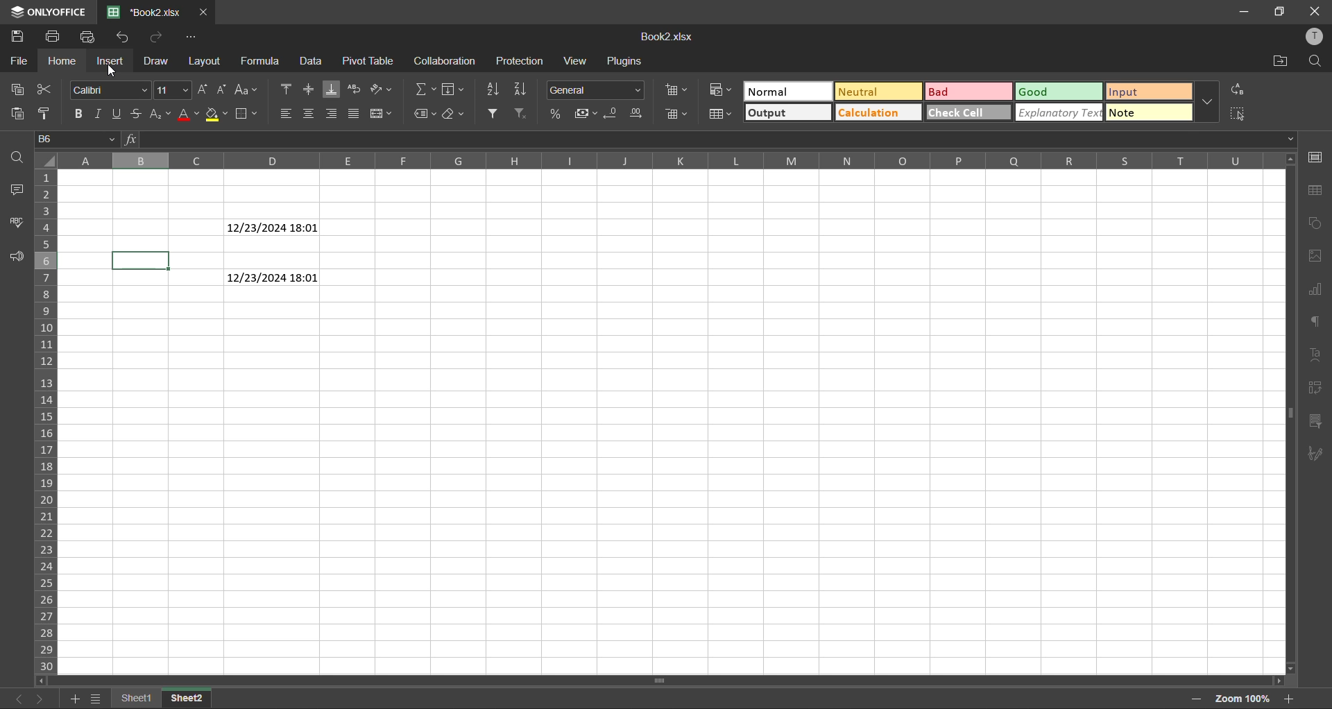 The width and height of the screenshot is (1332, 709). What do you see at coordinates (426, 91) in the screenshot?
I see `summation` at bounding box center [426, 91].